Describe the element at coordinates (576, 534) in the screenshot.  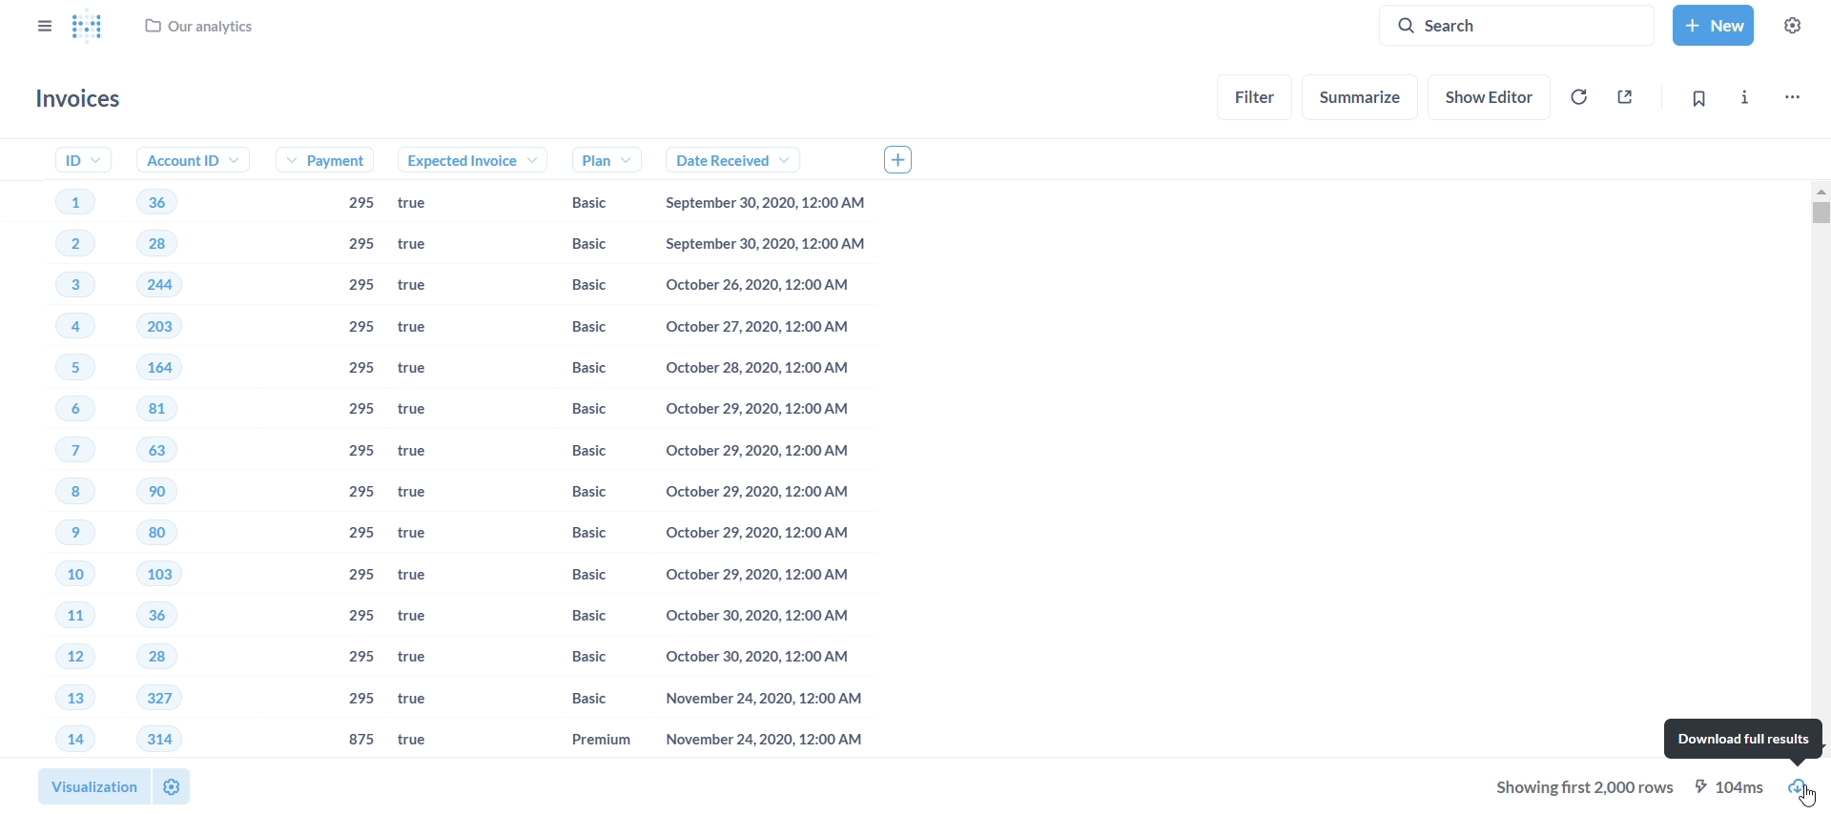
I see `Basic` at that location.